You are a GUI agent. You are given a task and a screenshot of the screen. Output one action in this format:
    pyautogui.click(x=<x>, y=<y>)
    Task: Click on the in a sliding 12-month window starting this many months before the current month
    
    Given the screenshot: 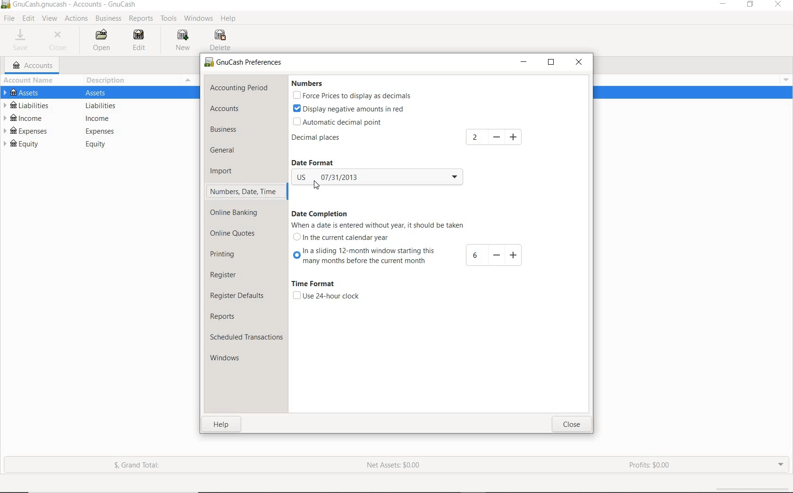 What is the action you would take?
    pyautogui.click(x=410, y=255)
    